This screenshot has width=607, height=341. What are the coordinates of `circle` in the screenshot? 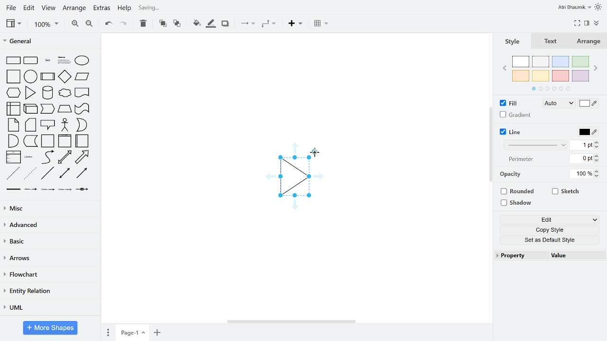 It's located at (31, 76).